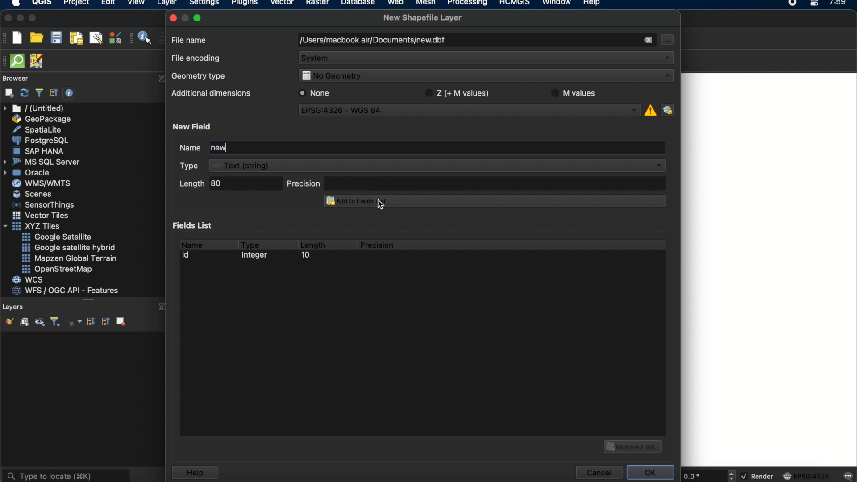  What do you see at coordinates (649, 109) in the screenshot?
I see `crs info` at bounding box center [649, 109].